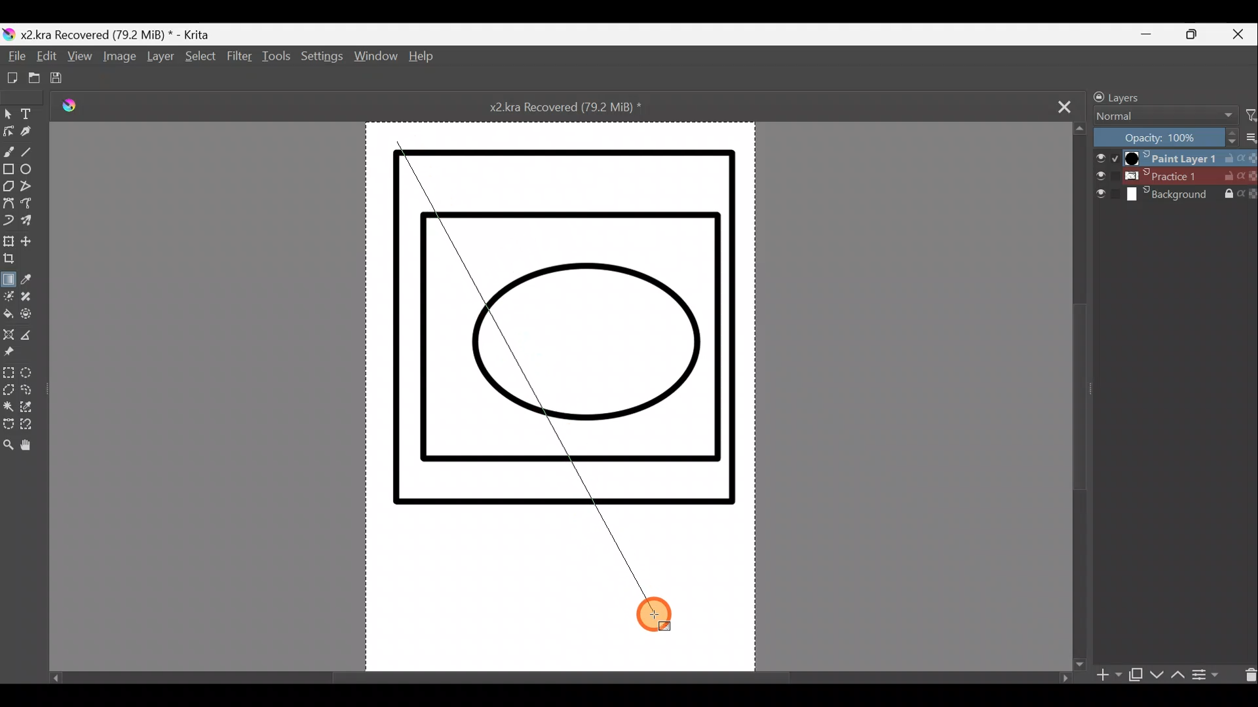 This screenshot has width=1258, height=707. What do you see at coordinates (31, 298) in the screenshot?
I see `Smart patch tool` at bounding box center [31, 298].